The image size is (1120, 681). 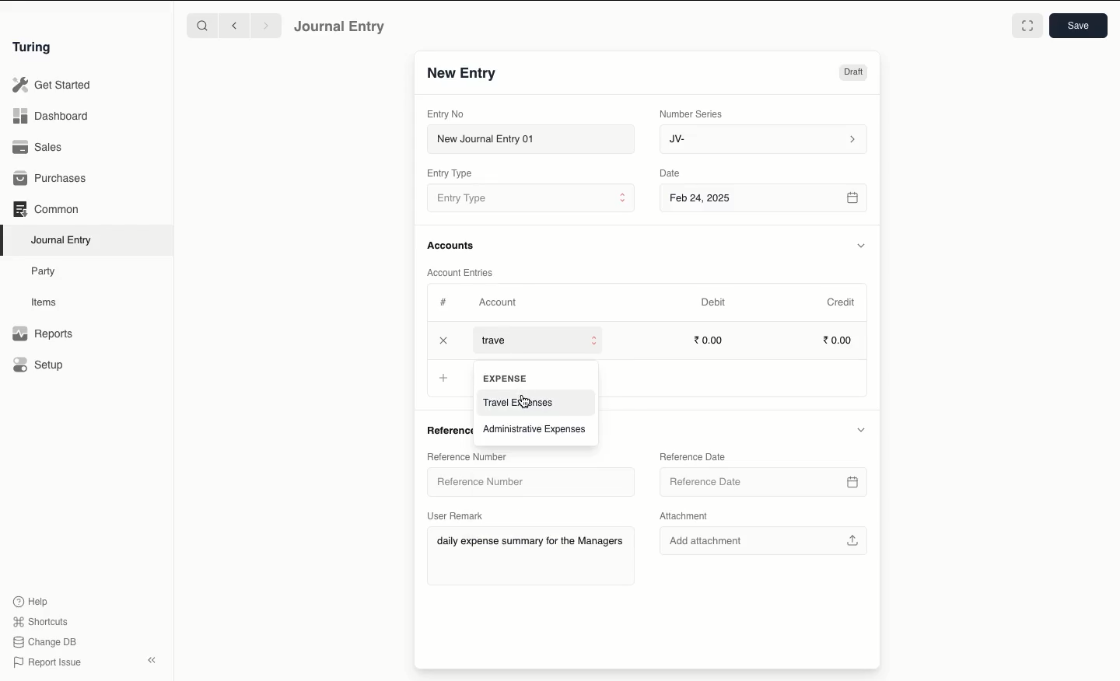 I want to click on User Remark, so click(x=457, y=515).